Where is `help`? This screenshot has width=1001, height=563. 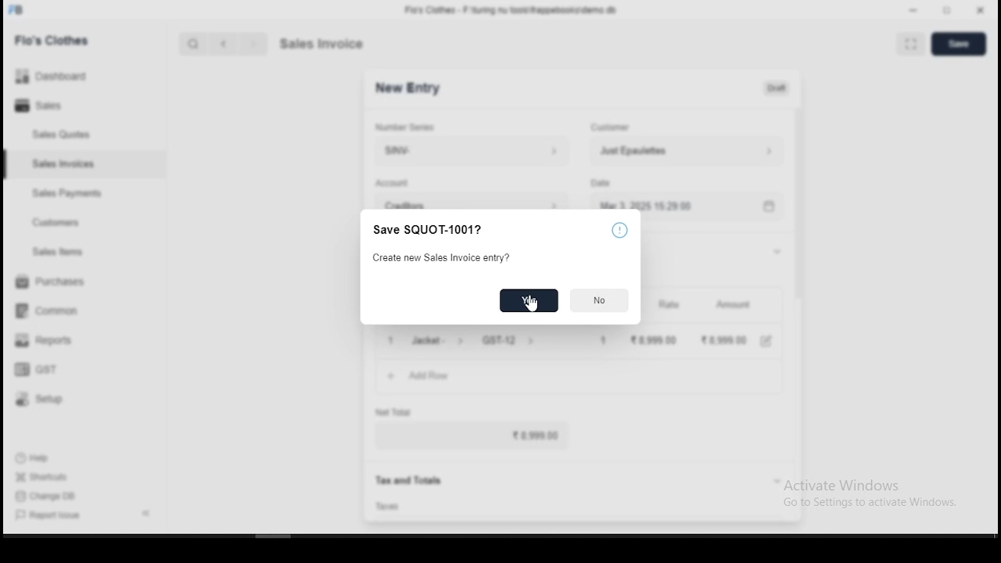
help is located at coordinates (612, 231).